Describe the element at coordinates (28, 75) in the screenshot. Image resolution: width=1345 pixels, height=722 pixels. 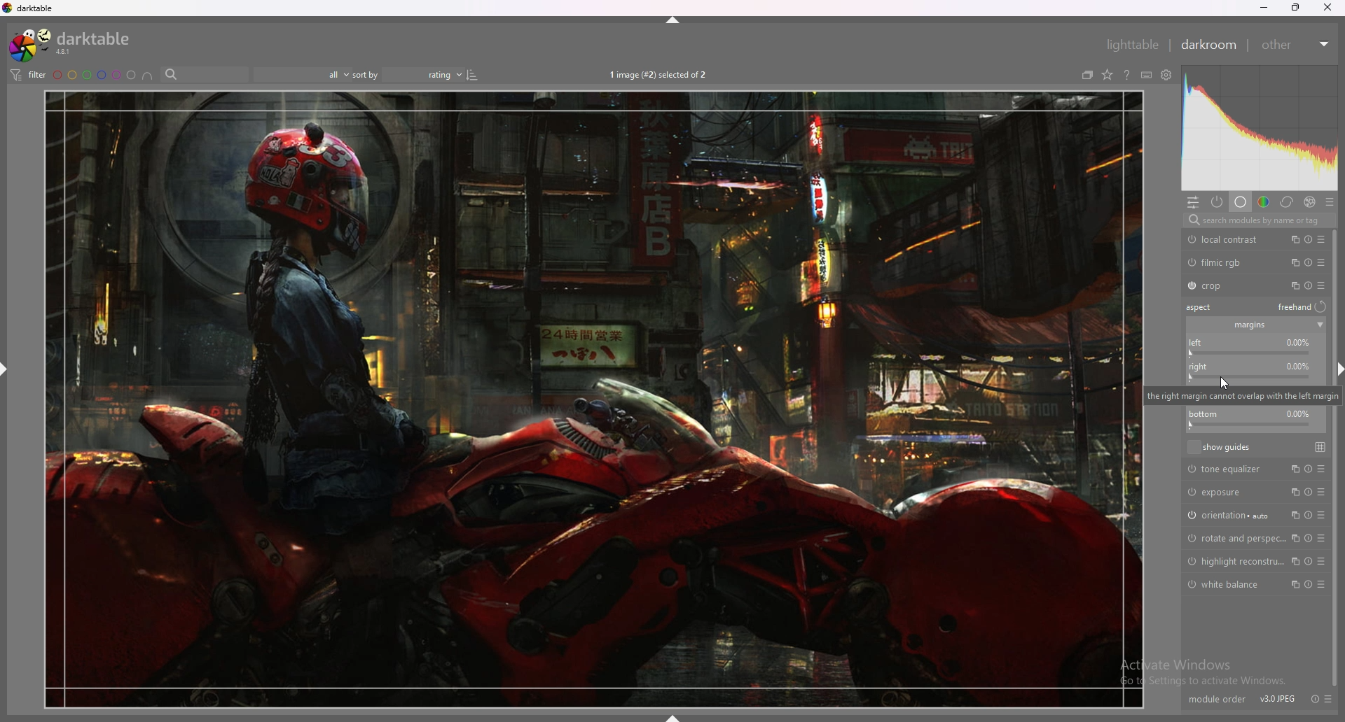
I see `filter` at that location.